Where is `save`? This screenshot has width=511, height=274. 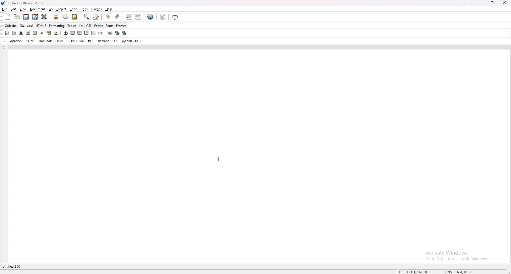 save is located at coordinates (26, 17).